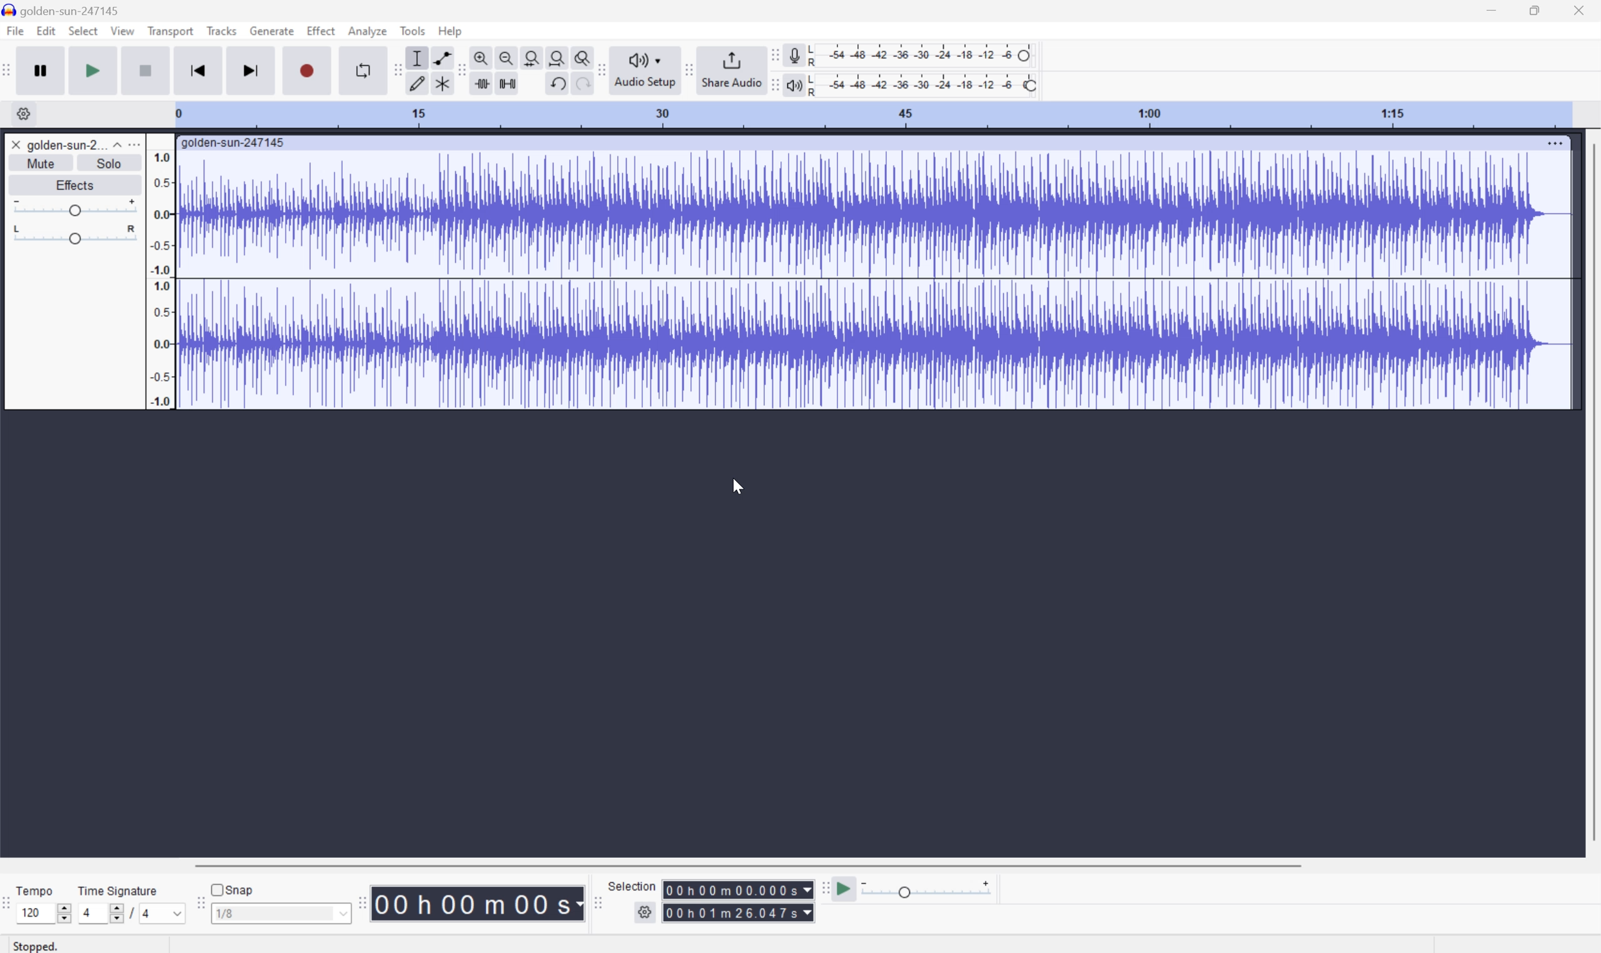 The width and height of the screenshot is (1601, 953). Describe the element at coordinates (634, 886) in the screenshot. I see `Selection` at that location.